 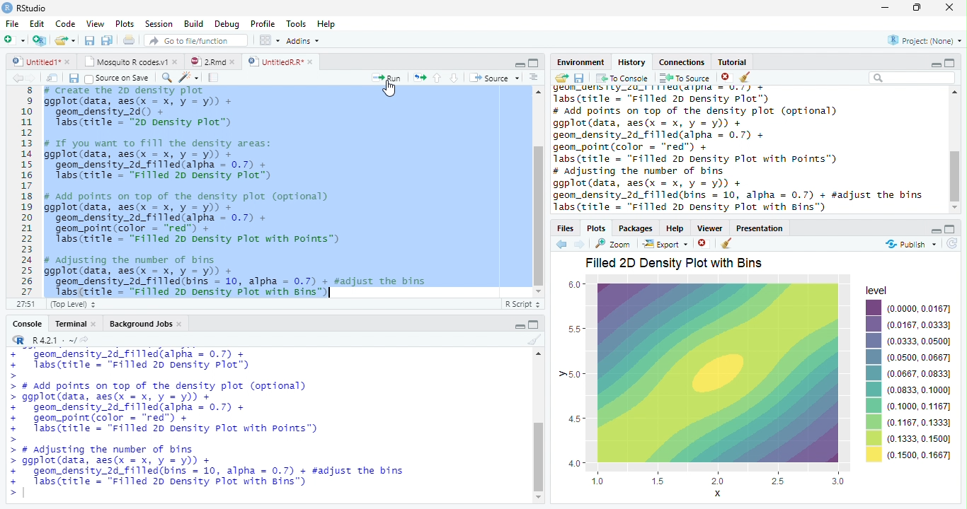 What do you see at coordinates (107, 40) in the screenshot?
I see `save all open document` at bounding box center [107, 40].